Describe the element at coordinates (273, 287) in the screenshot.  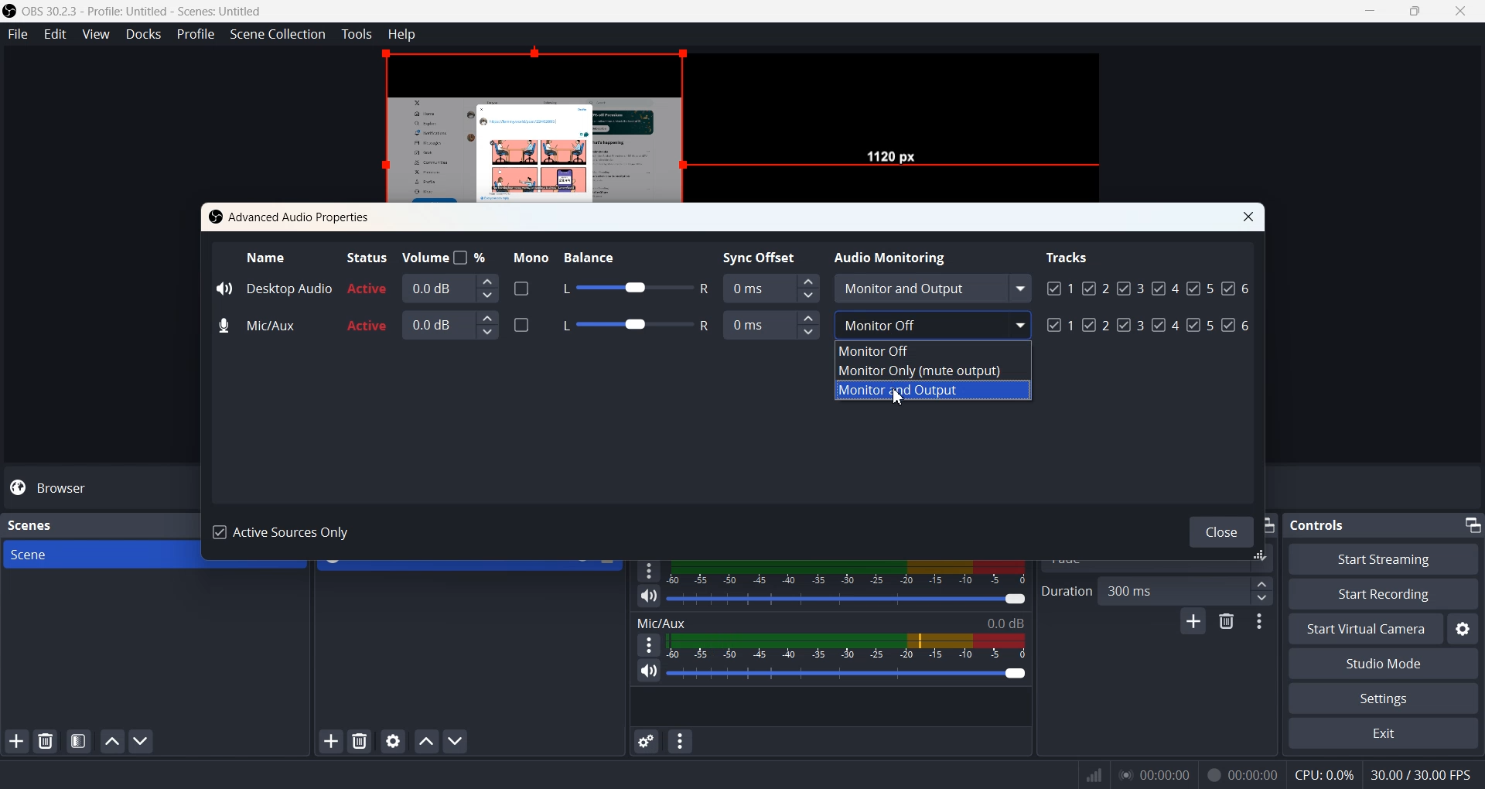
I see `Desktop Audio ` at that location.